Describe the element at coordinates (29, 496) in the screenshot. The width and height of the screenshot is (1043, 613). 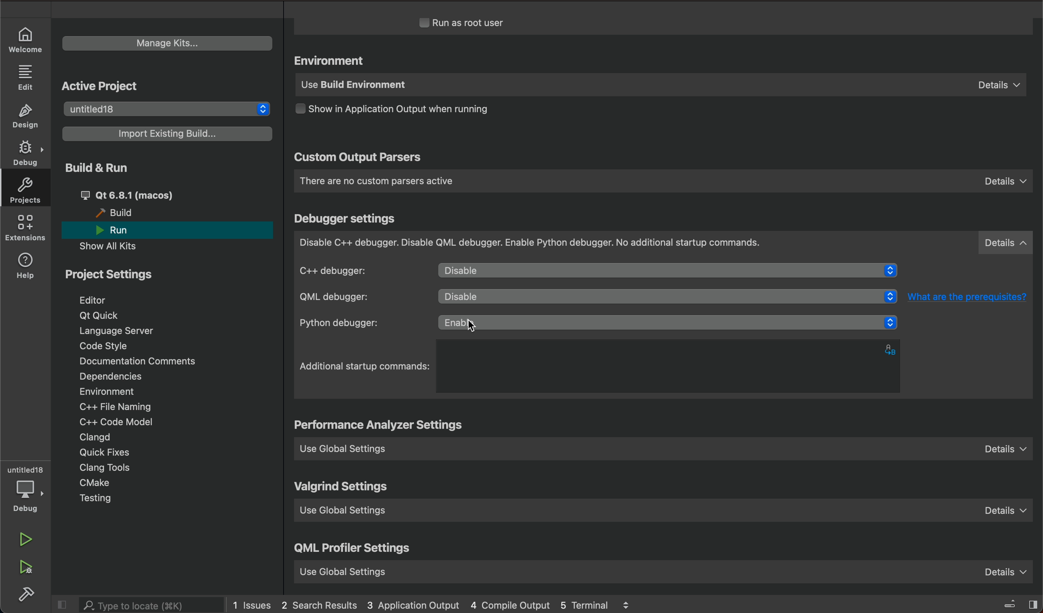
I see `debug` at that location.